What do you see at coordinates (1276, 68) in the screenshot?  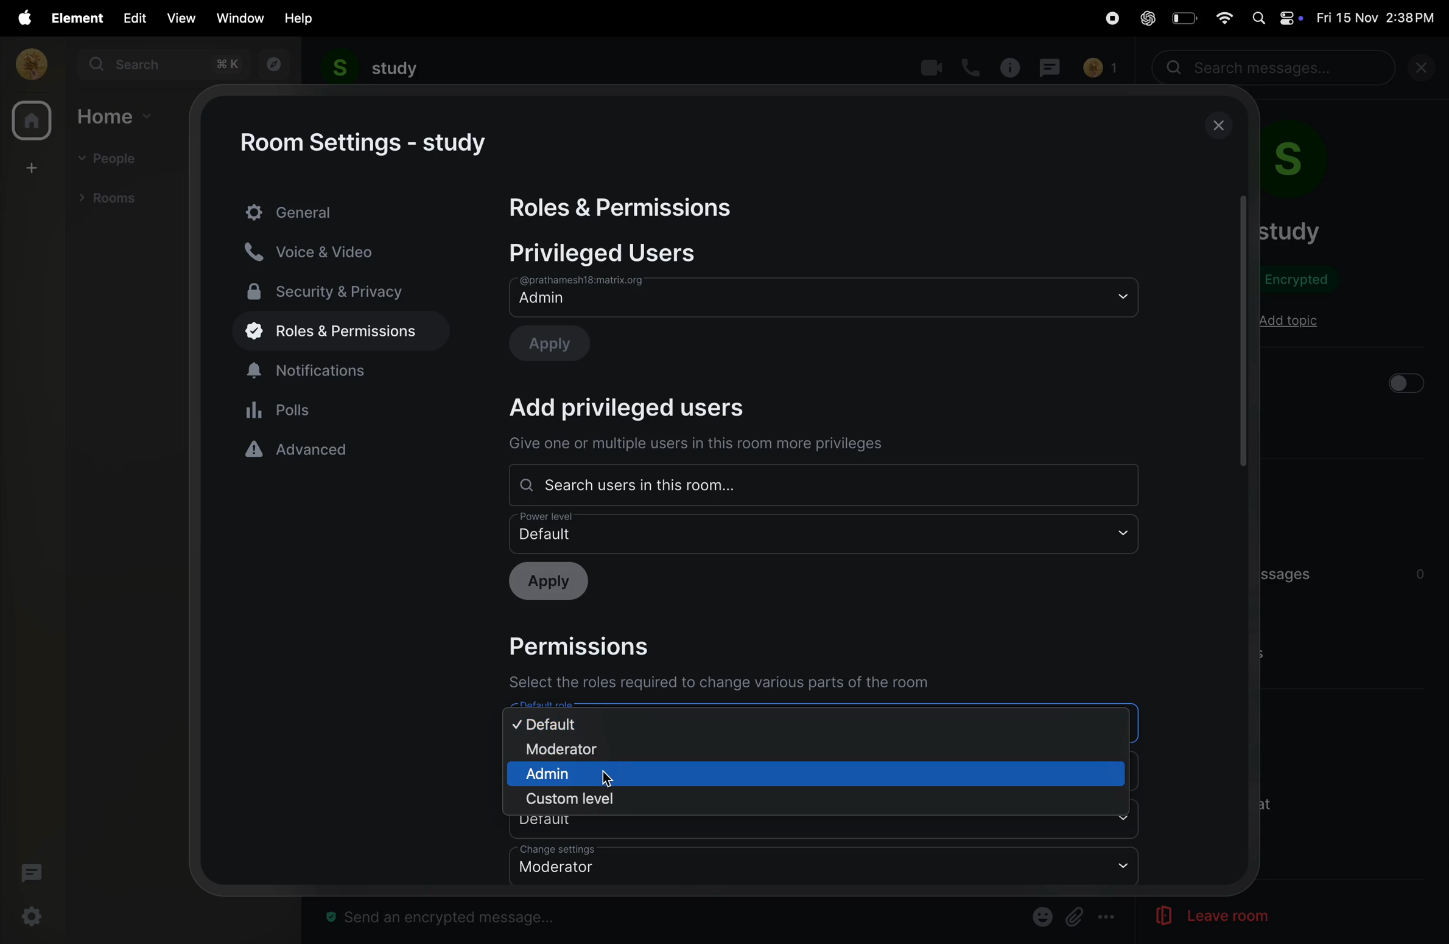 I see `search bar` at bounding box center [1276, 68].